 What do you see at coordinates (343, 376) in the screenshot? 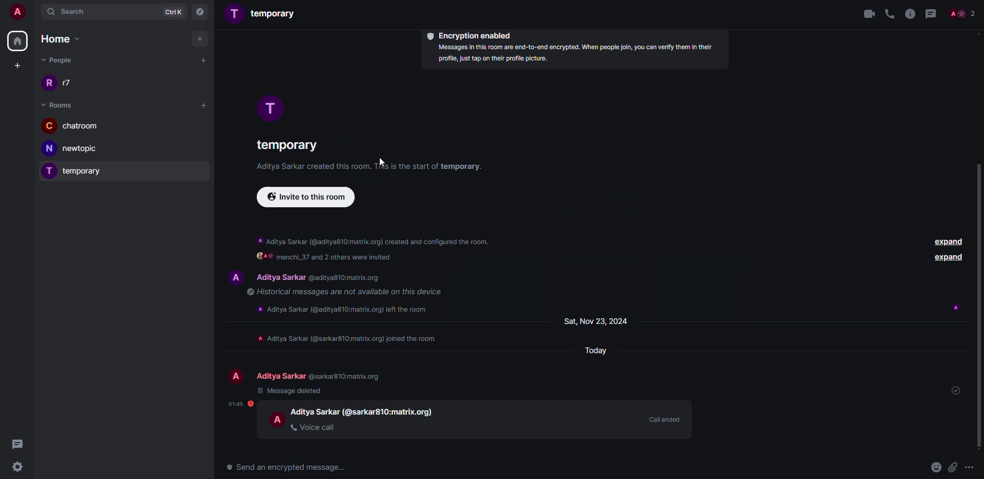
I see `id` at bounding box center [343, 376].